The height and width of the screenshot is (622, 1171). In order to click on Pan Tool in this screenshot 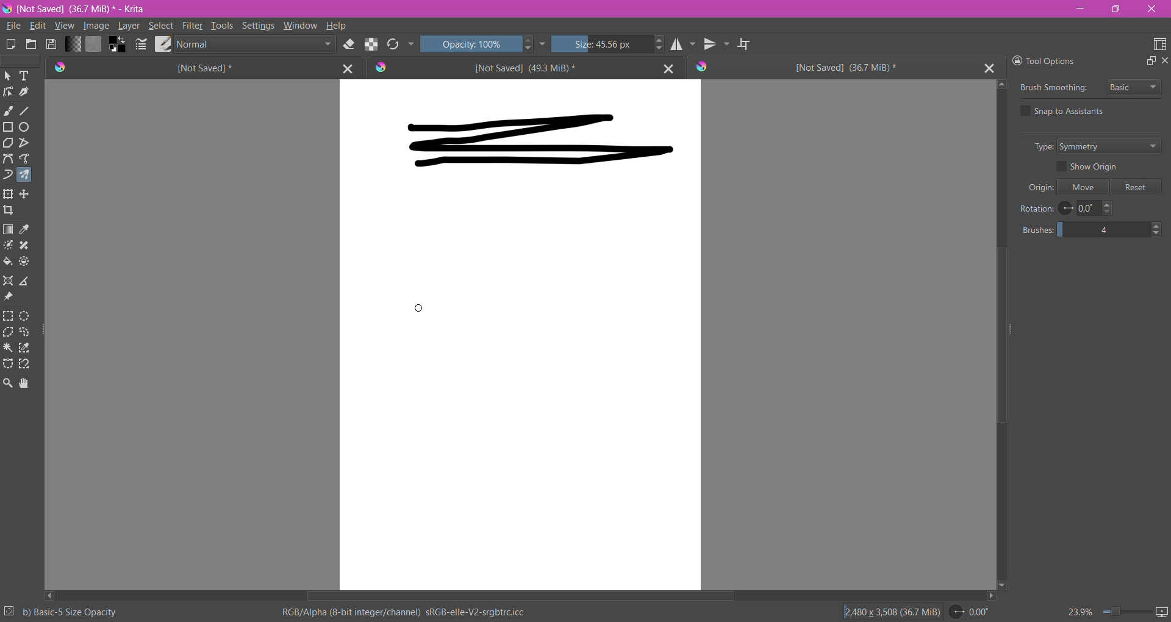, I will do `click(24, 384)`.